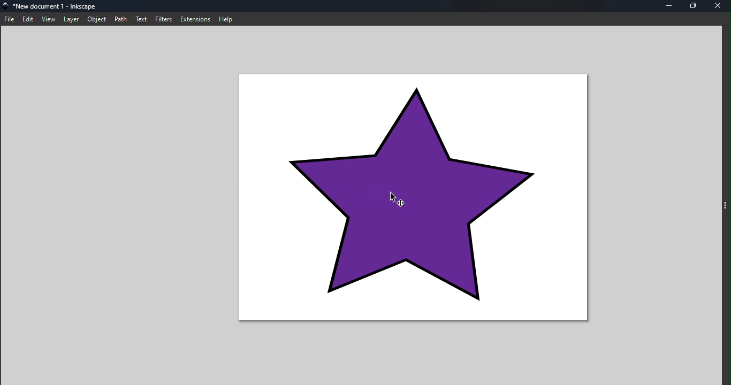 This screenshot has height=385, width=731. I want to click on Canvas, so click(421, 199).